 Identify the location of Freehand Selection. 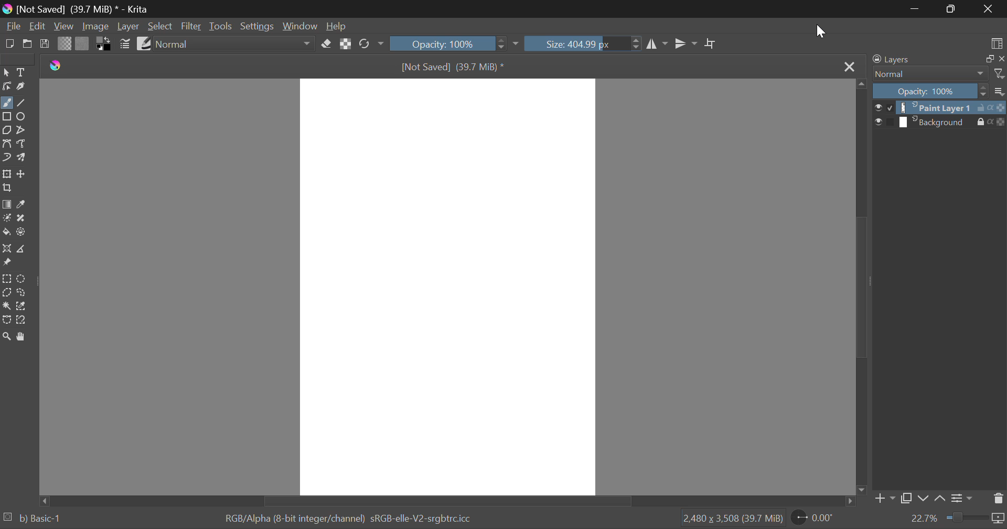
(21, 293).